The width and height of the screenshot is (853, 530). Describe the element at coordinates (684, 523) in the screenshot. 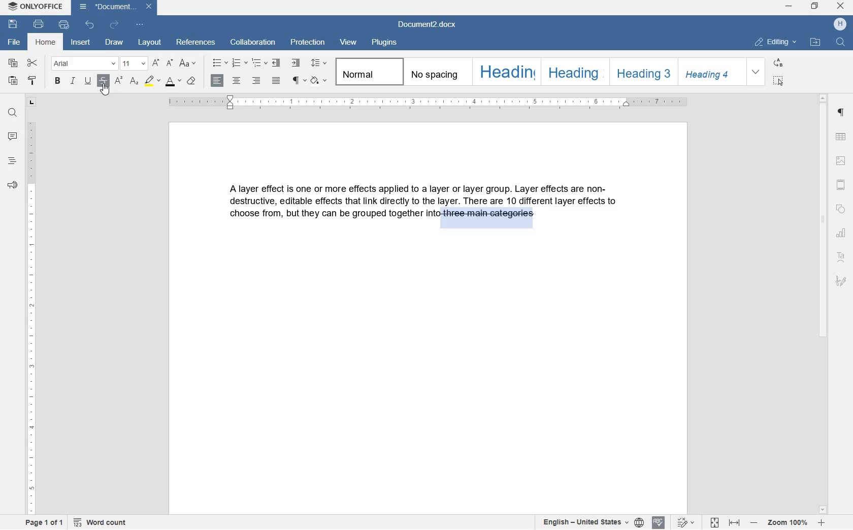

I see `text change` at that location.